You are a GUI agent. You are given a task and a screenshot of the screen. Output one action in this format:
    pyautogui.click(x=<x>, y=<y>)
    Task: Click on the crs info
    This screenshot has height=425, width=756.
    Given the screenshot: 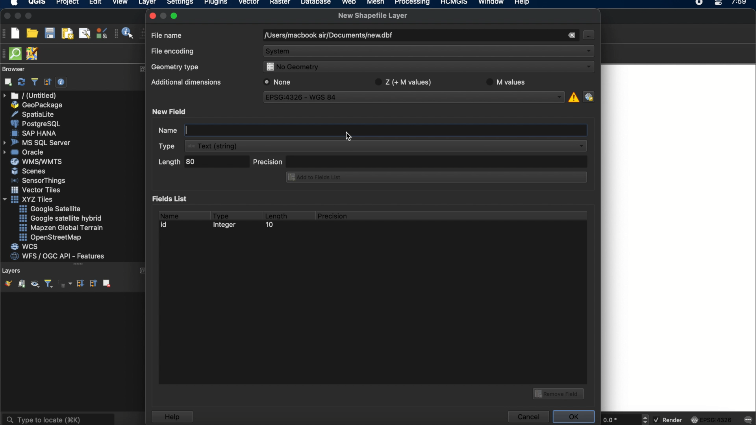 What is the action you would take?
    pyautogui.click(x=573, y=96)
    